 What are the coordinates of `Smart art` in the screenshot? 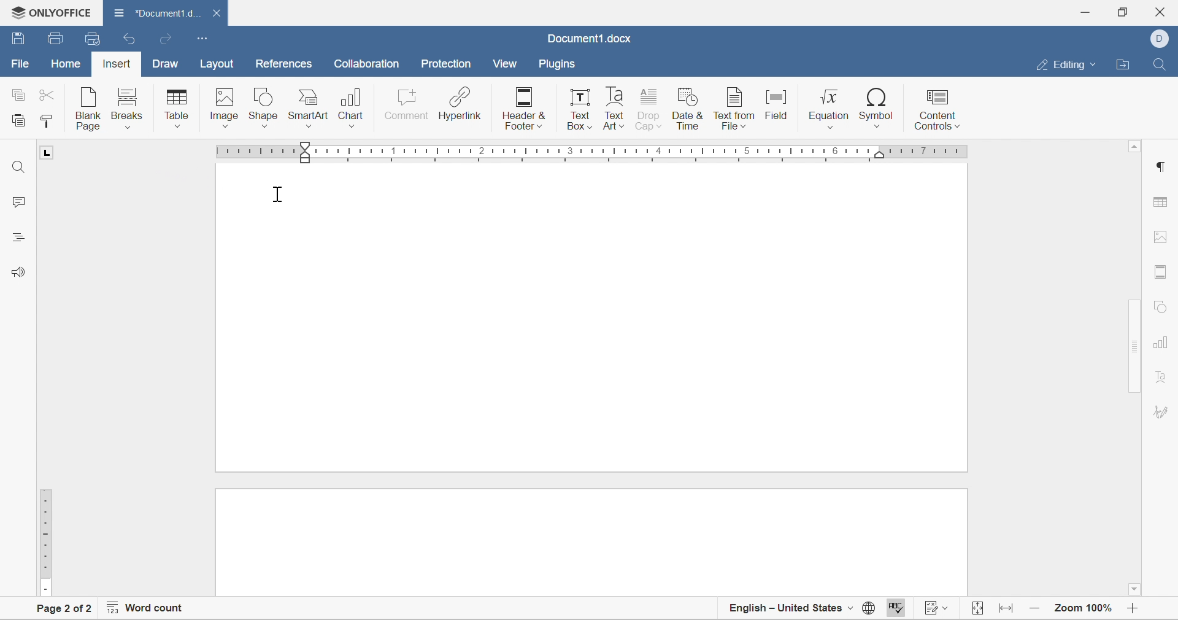 It's located at (310, 109).